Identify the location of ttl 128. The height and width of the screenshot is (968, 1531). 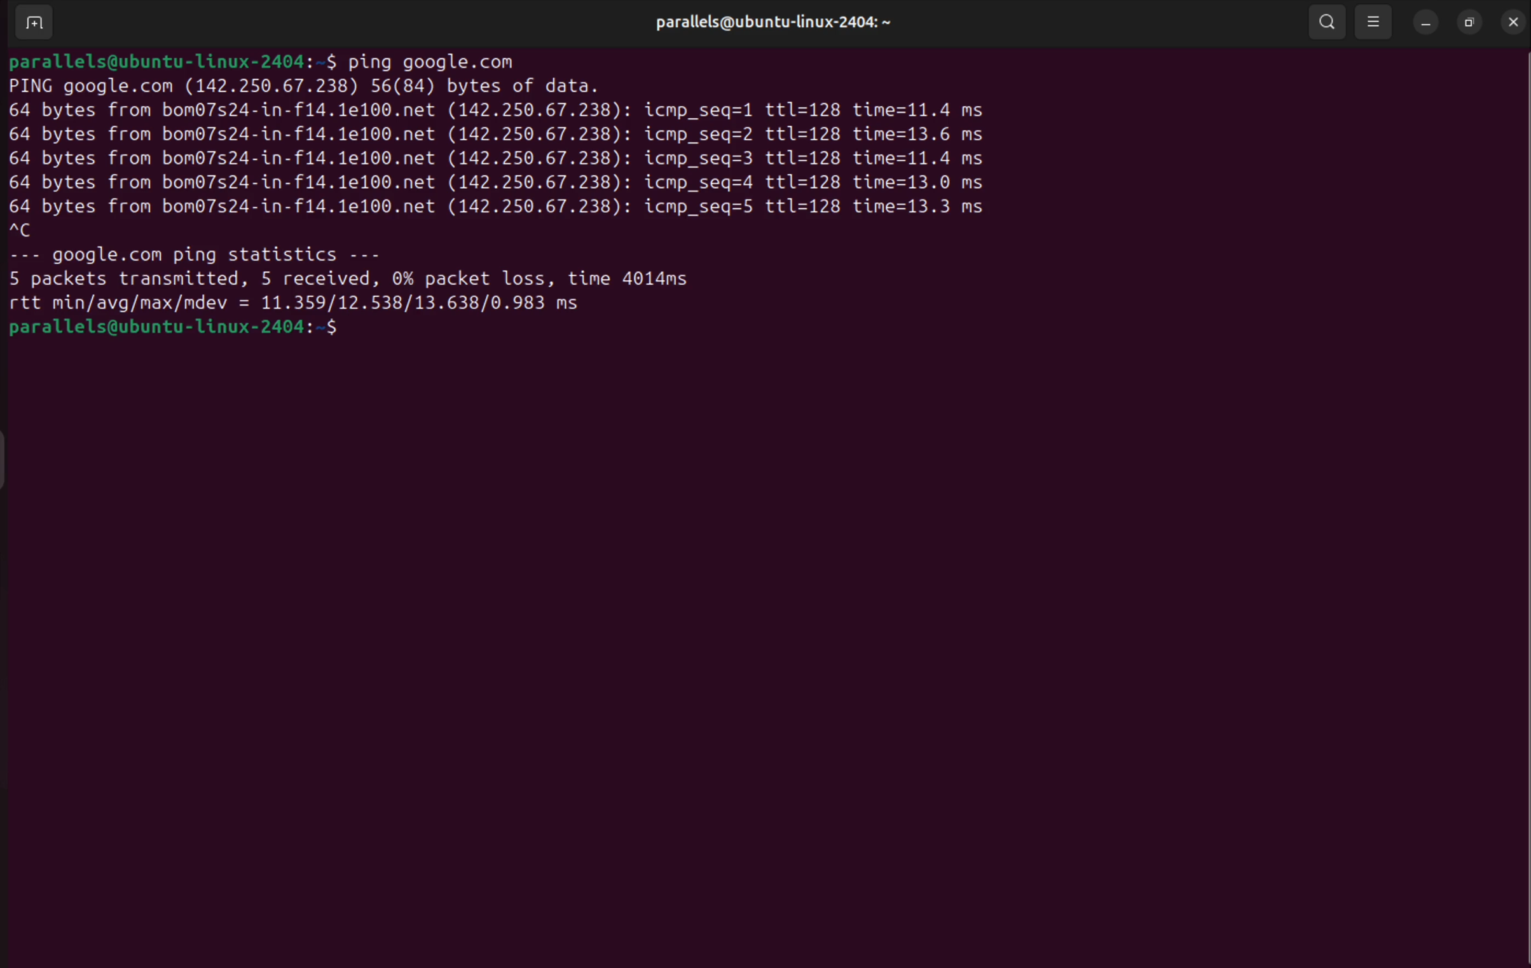
(803, 109).